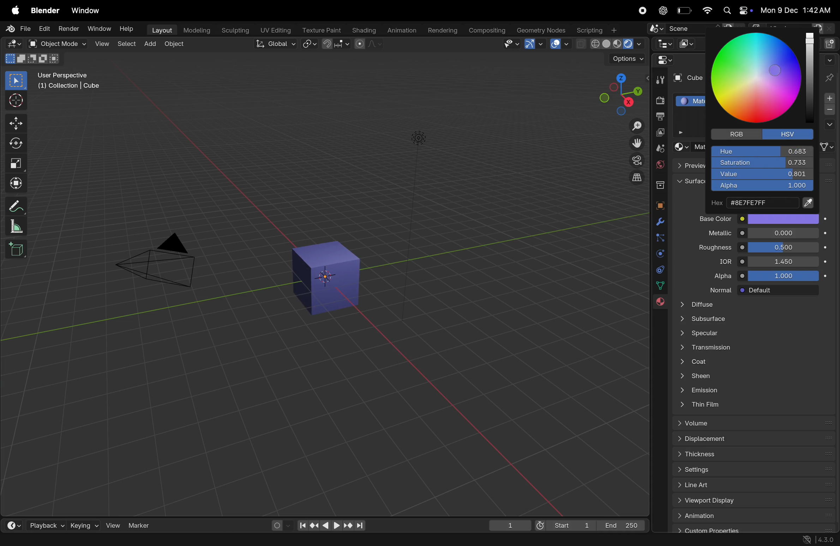 Image resolution: width=840 pixels, height=546 pixels. What do you see at coordinates (693, 28) in the screenshot?
I see `scene` at bounding box center [693, 28].